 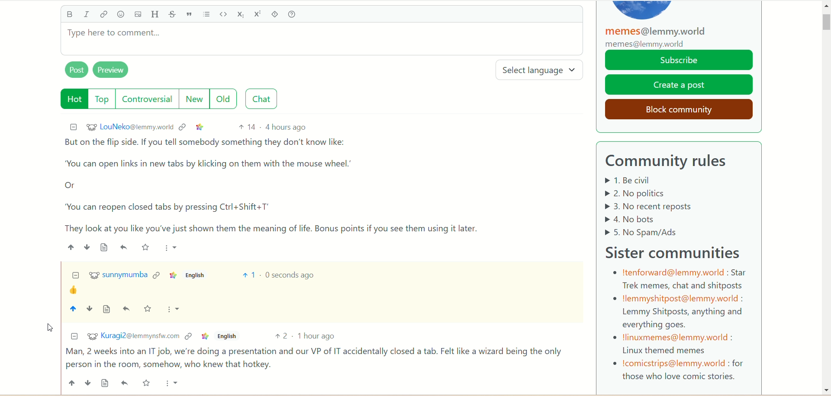 What do you see at coordinates (102, 100) in the screenshot?
I see `top` at bounding box center [102, 100].